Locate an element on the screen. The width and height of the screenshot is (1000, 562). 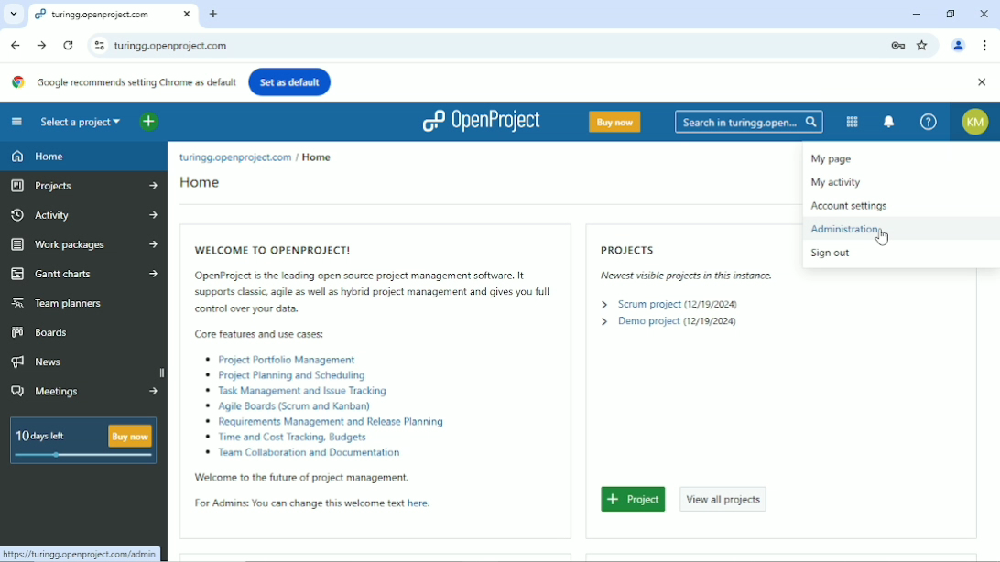
Newest visible projects in this instance. is located at coordinates (682, 276).